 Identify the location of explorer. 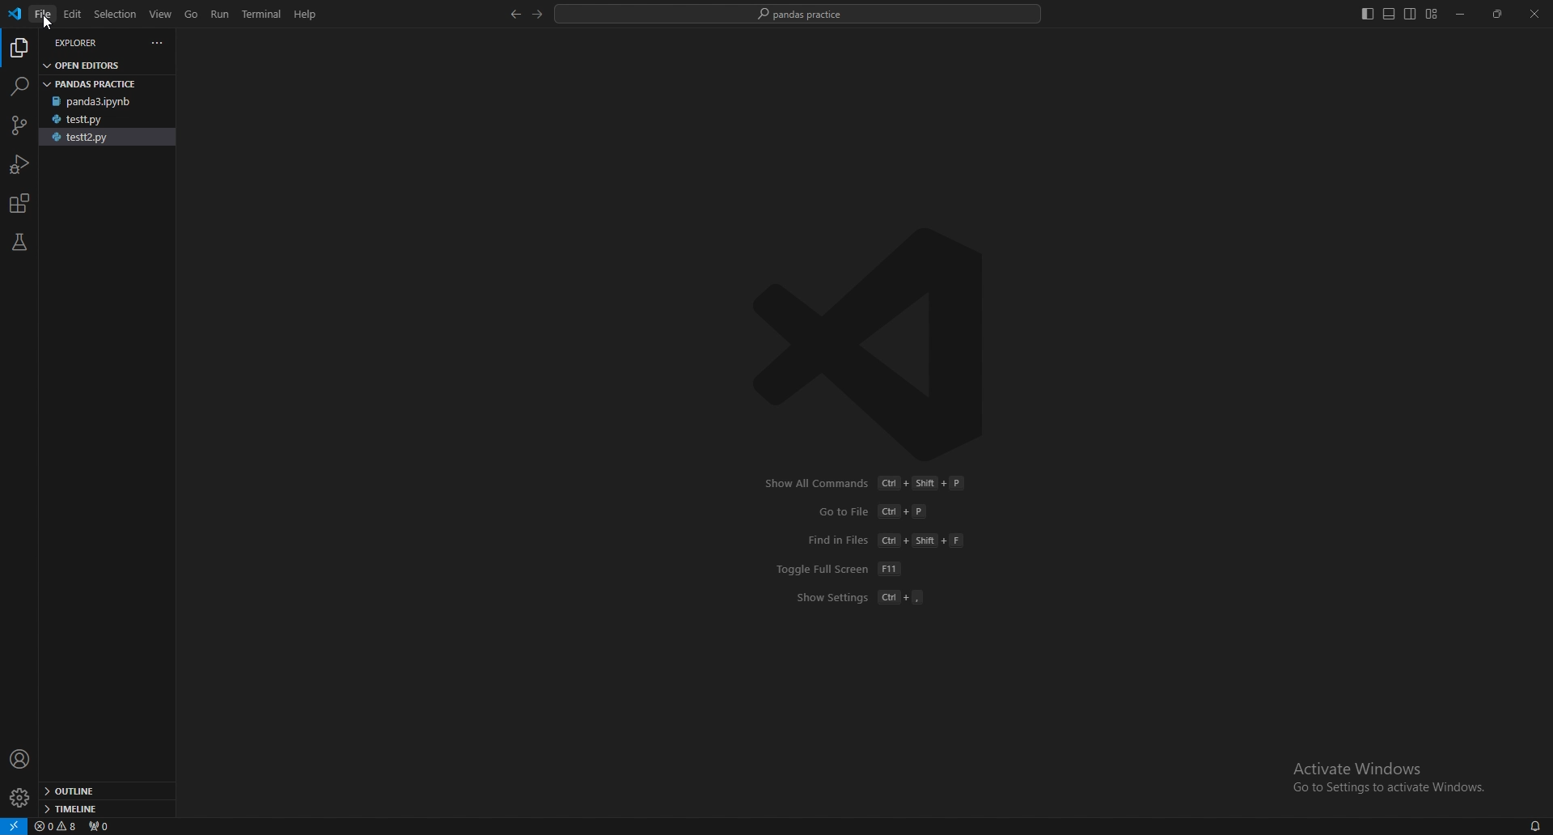
(21, 49).